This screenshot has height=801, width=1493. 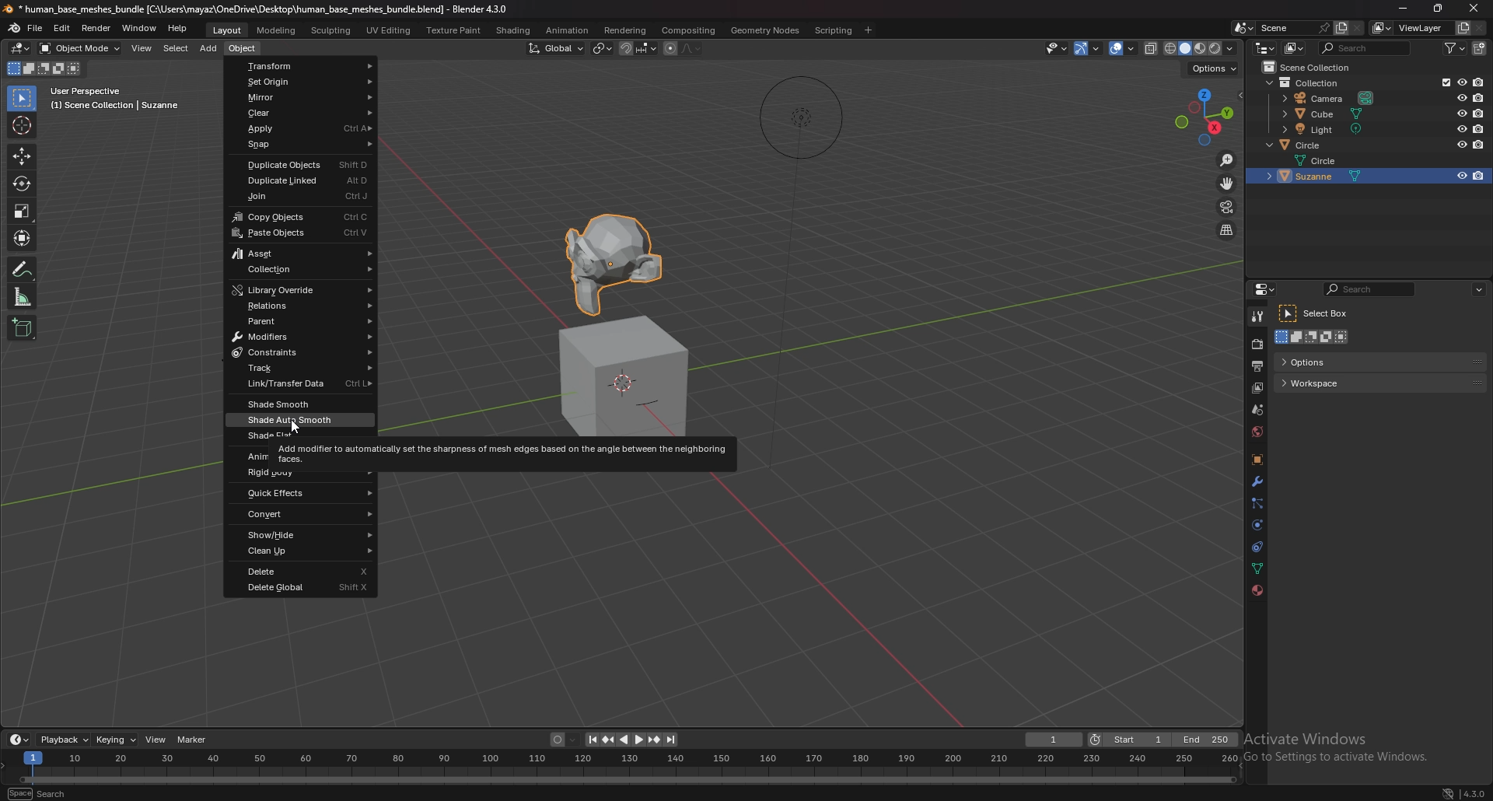 I want to click on hide in viewport, so click(x=1460, y=98).